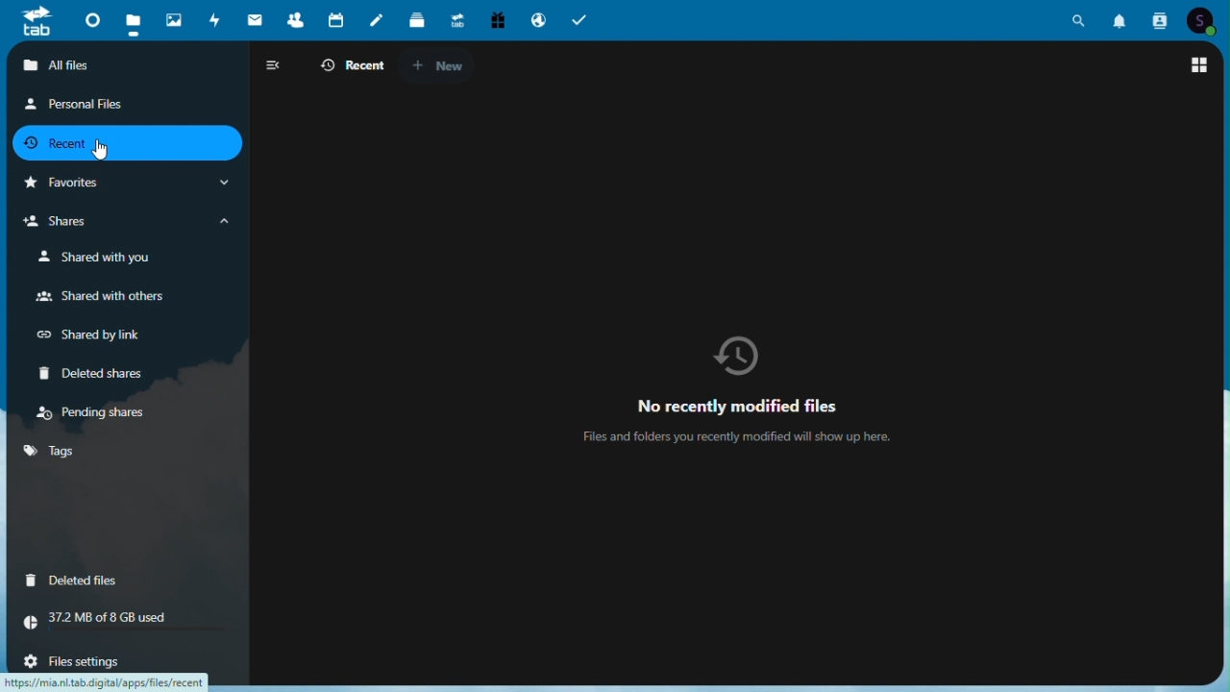 This screenshot has width=1230, height=692. Describe the element at coordinates (1082, 18) in the screenshot. I see `Search ` at that location.